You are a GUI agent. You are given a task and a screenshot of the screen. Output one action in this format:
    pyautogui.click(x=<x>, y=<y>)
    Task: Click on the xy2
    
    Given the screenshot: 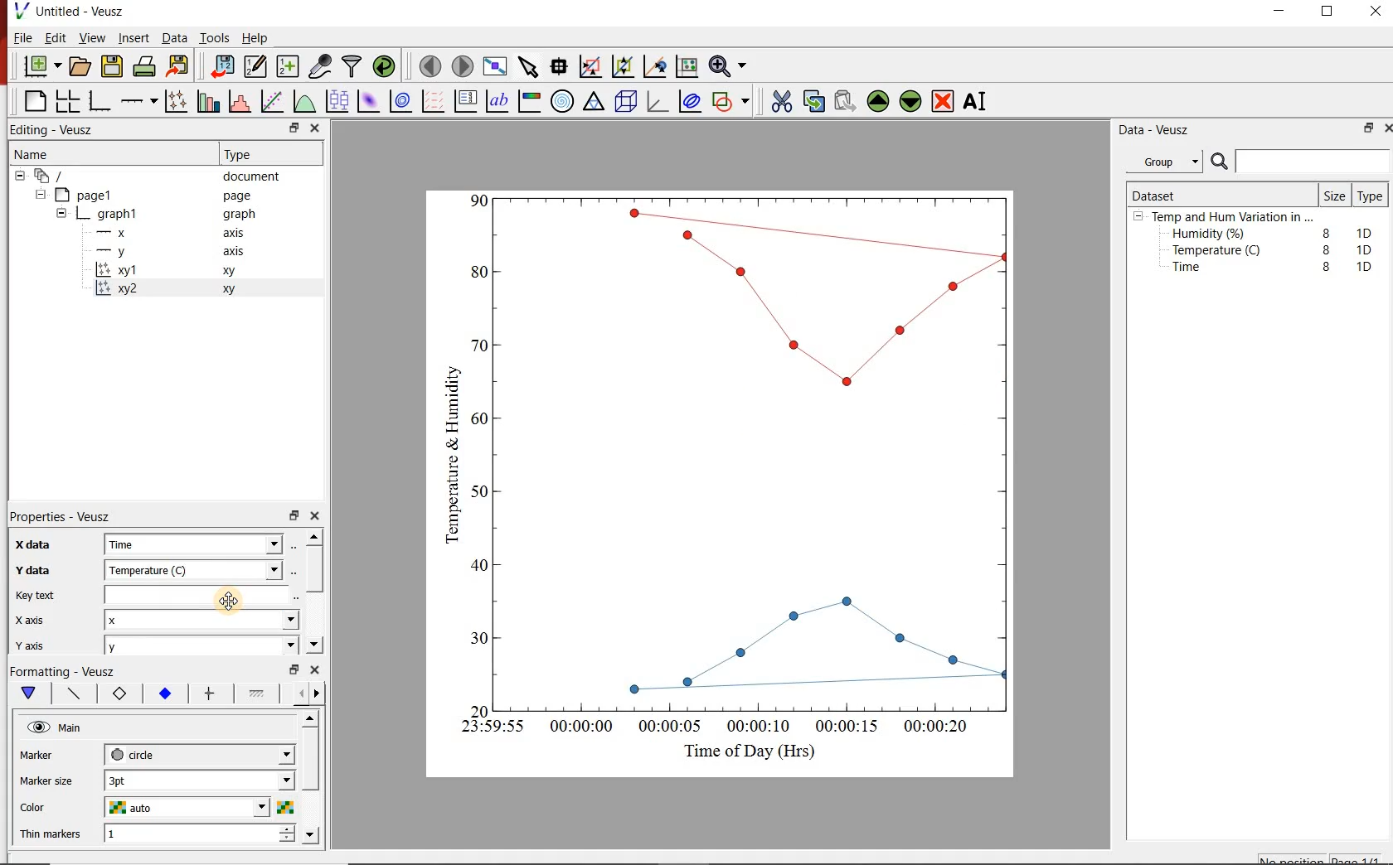 What is the action you would take?
    pyautogui.click(x=122, y=288)
    